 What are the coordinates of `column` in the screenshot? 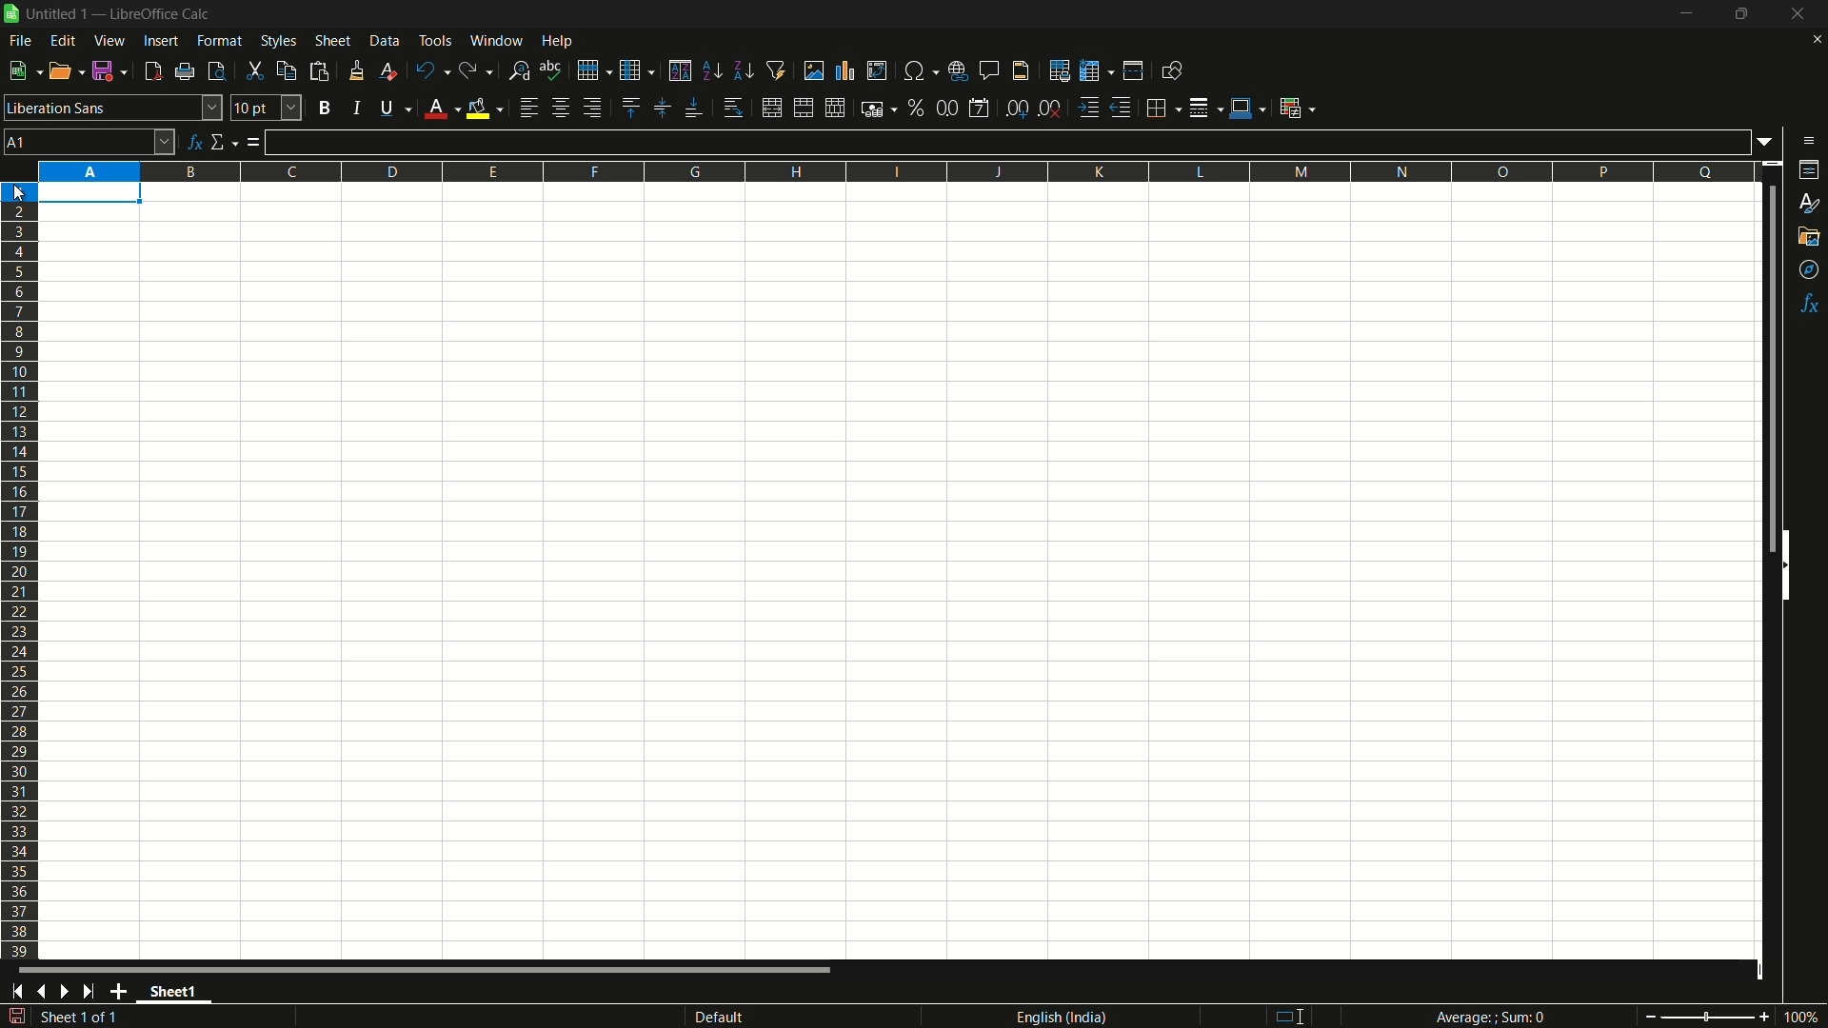 It's located at (638, 71).